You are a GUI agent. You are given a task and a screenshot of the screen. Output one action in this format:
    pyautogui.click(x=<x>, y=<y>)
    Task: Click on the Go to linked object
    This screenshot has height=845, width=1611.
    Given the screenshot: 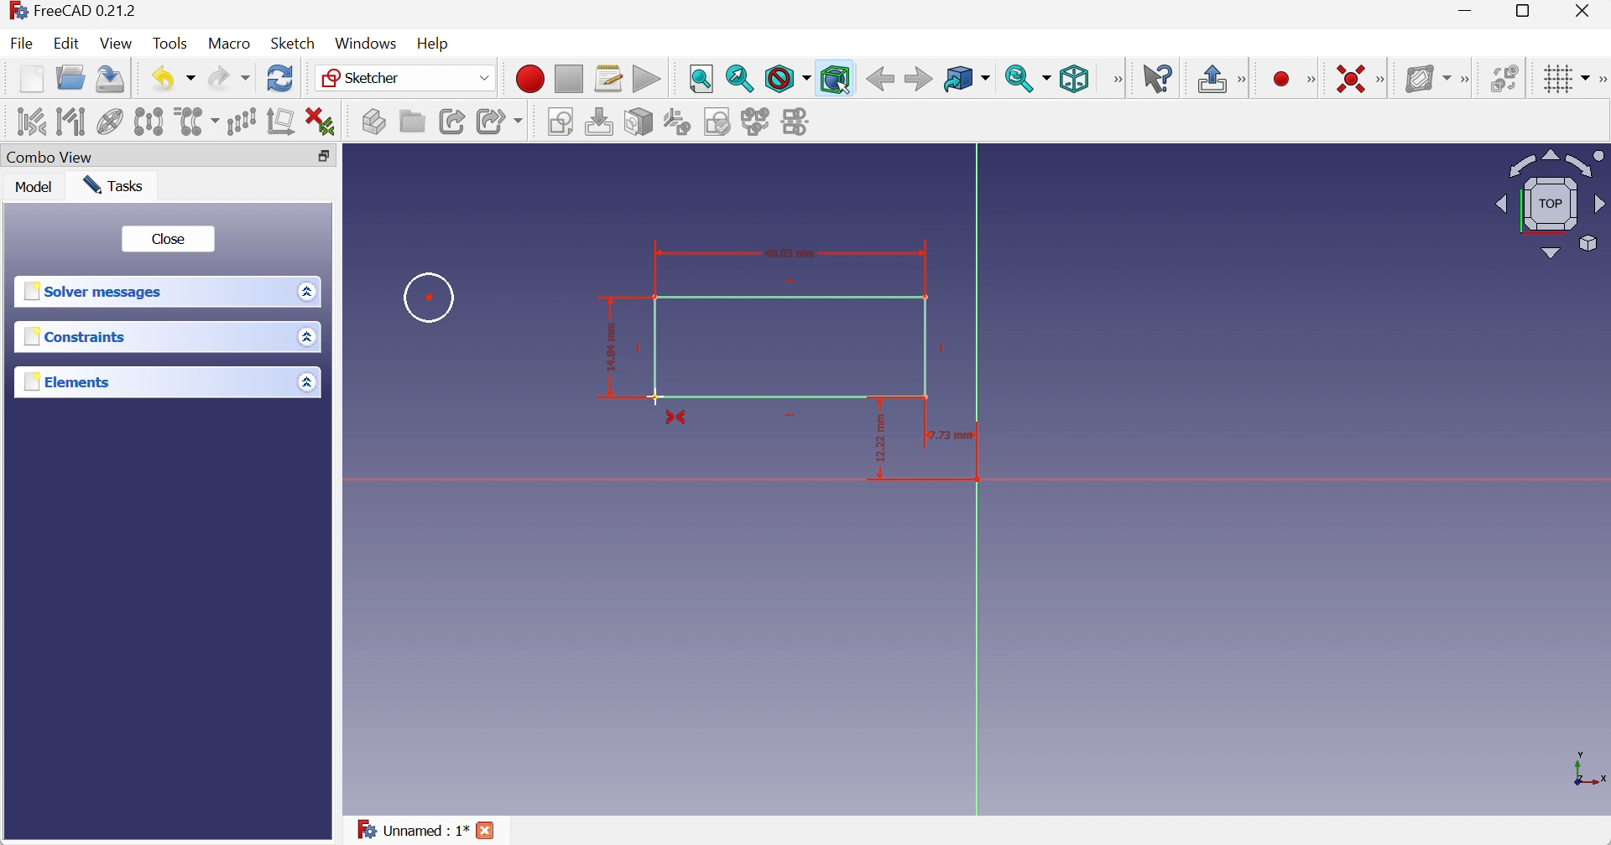 What is the action you would take?
    pyautogui.click(x=967, y=80)
    